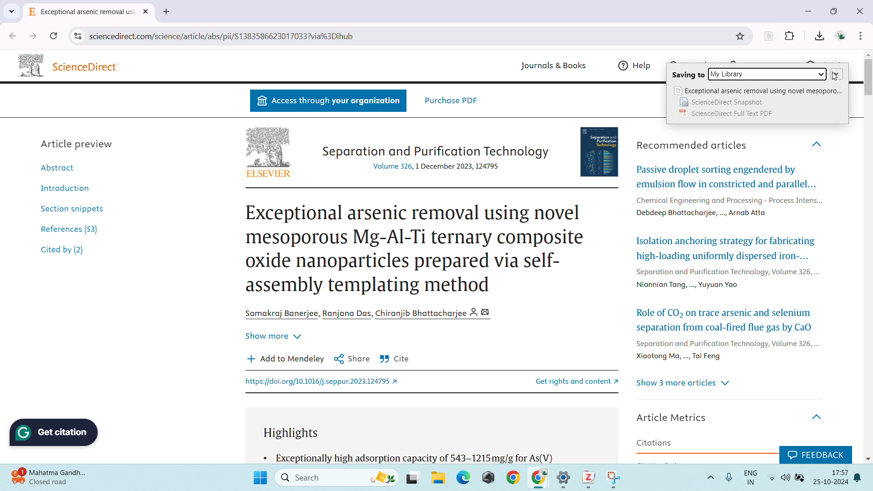 The width and height of the screenshot is (873, 491). I want to click on ScienceDirect Full Text PDF, so click(728, 114).